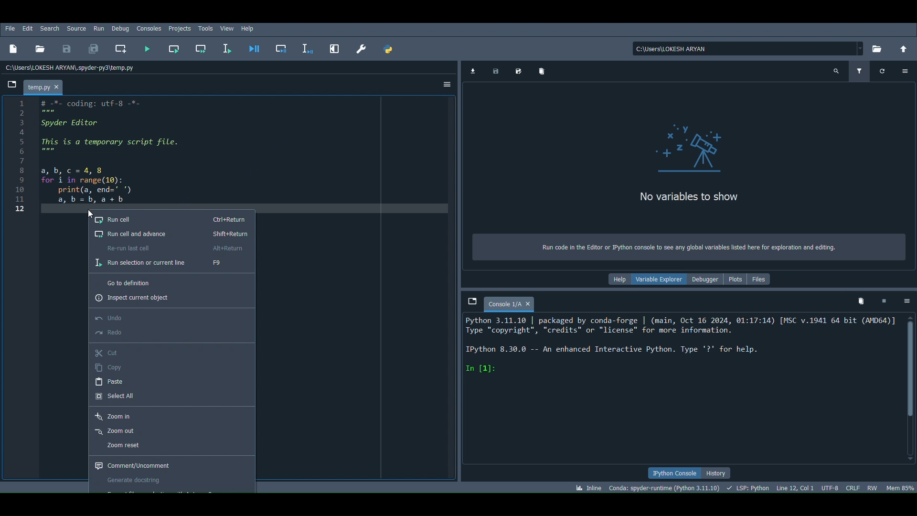 This screenshot has height=516, width=917. What do you see at coordinates (172, 220) in the screenshot?
I see `Run cell` at bounding box center [172, 220].